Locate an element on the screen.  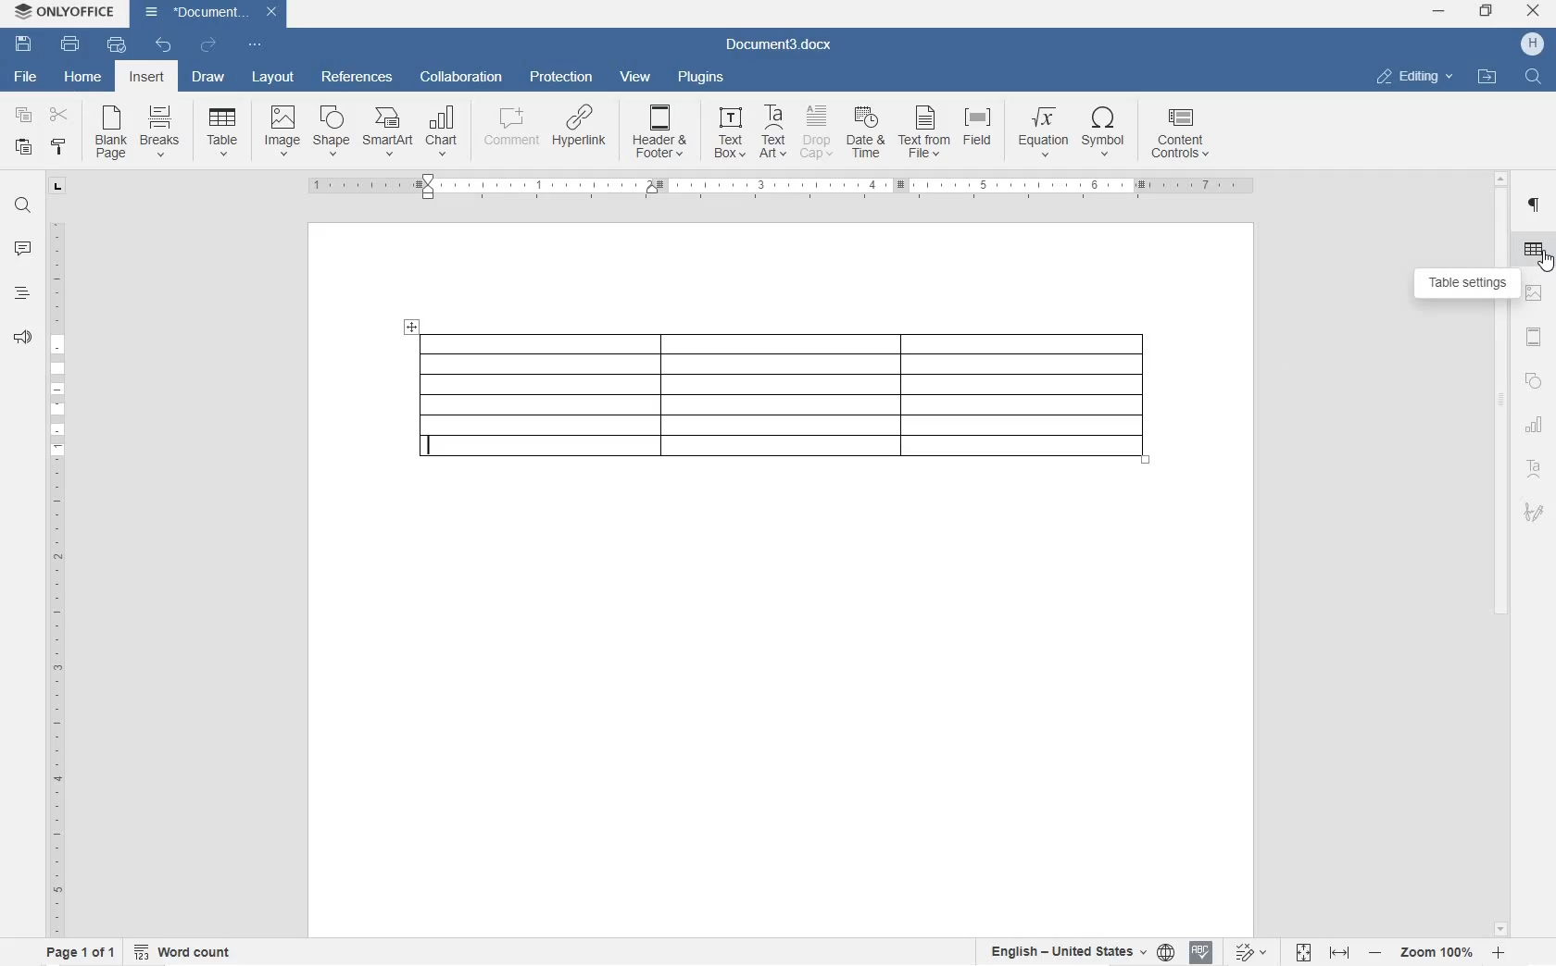
TABLE is located at coordinates (222, 134).